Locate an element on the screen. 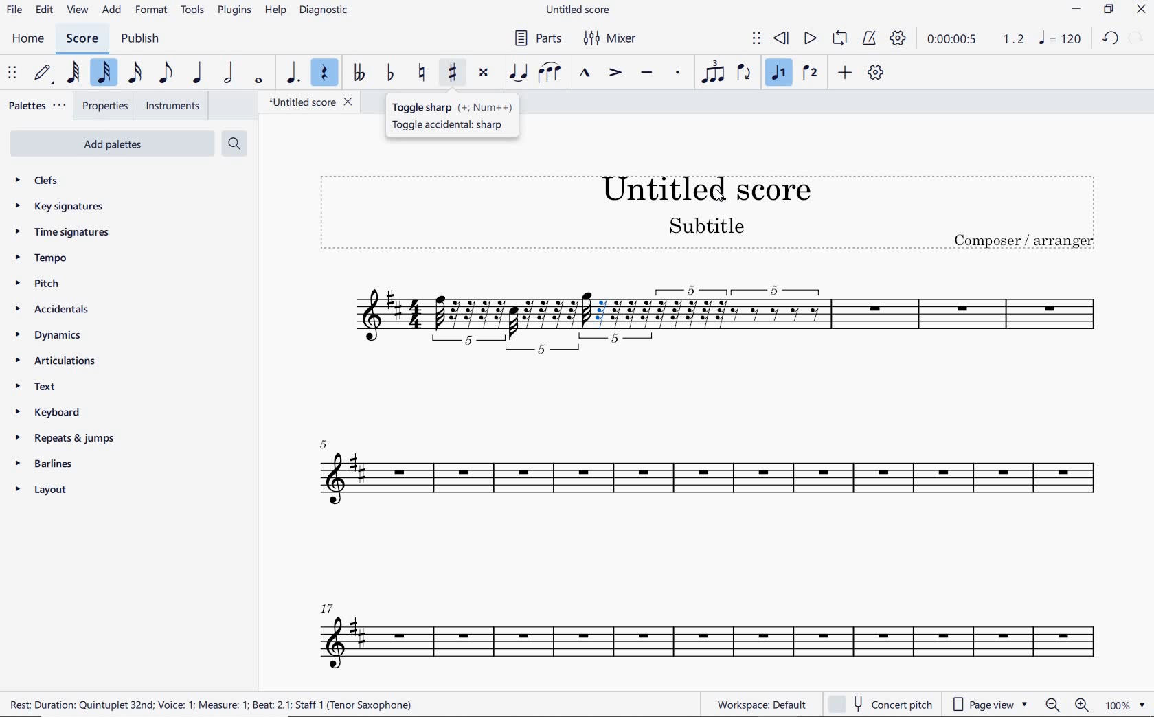 The width and height of the screenshot is (1154, 717). HOME is located at coordinates (28, 39).